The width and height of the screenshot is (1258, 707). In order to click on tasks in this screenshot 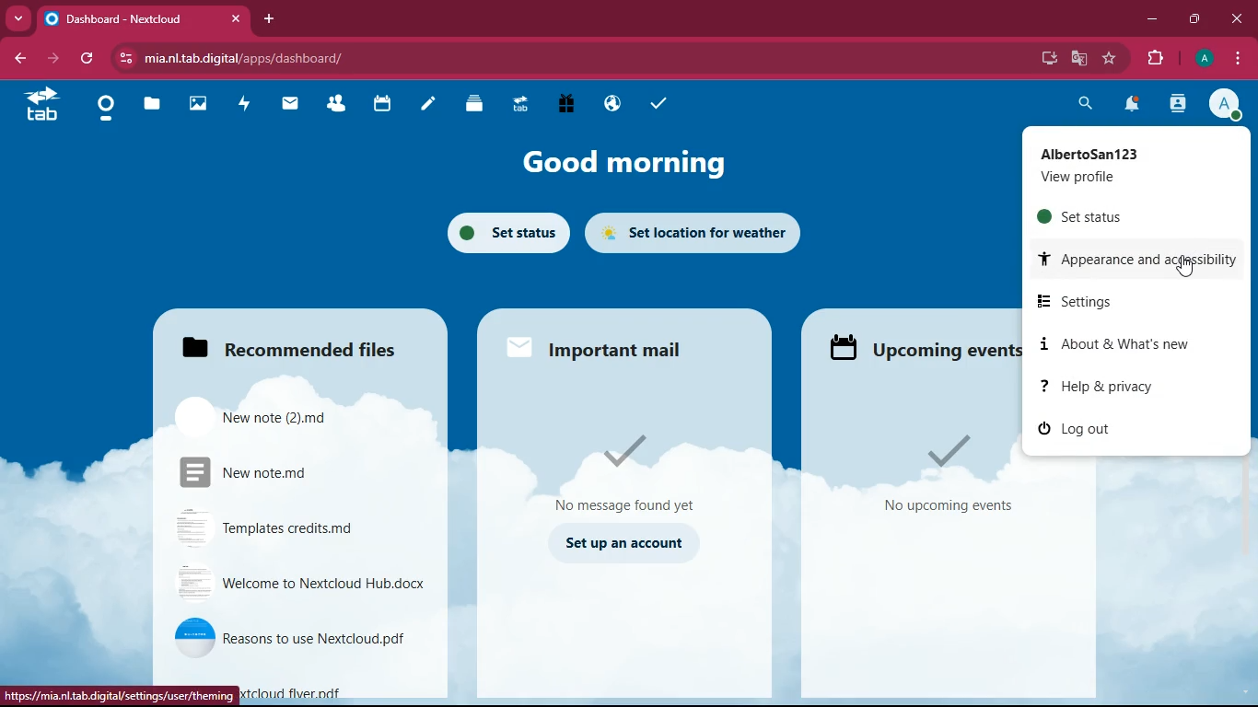, I will do `click(655, 100)`.